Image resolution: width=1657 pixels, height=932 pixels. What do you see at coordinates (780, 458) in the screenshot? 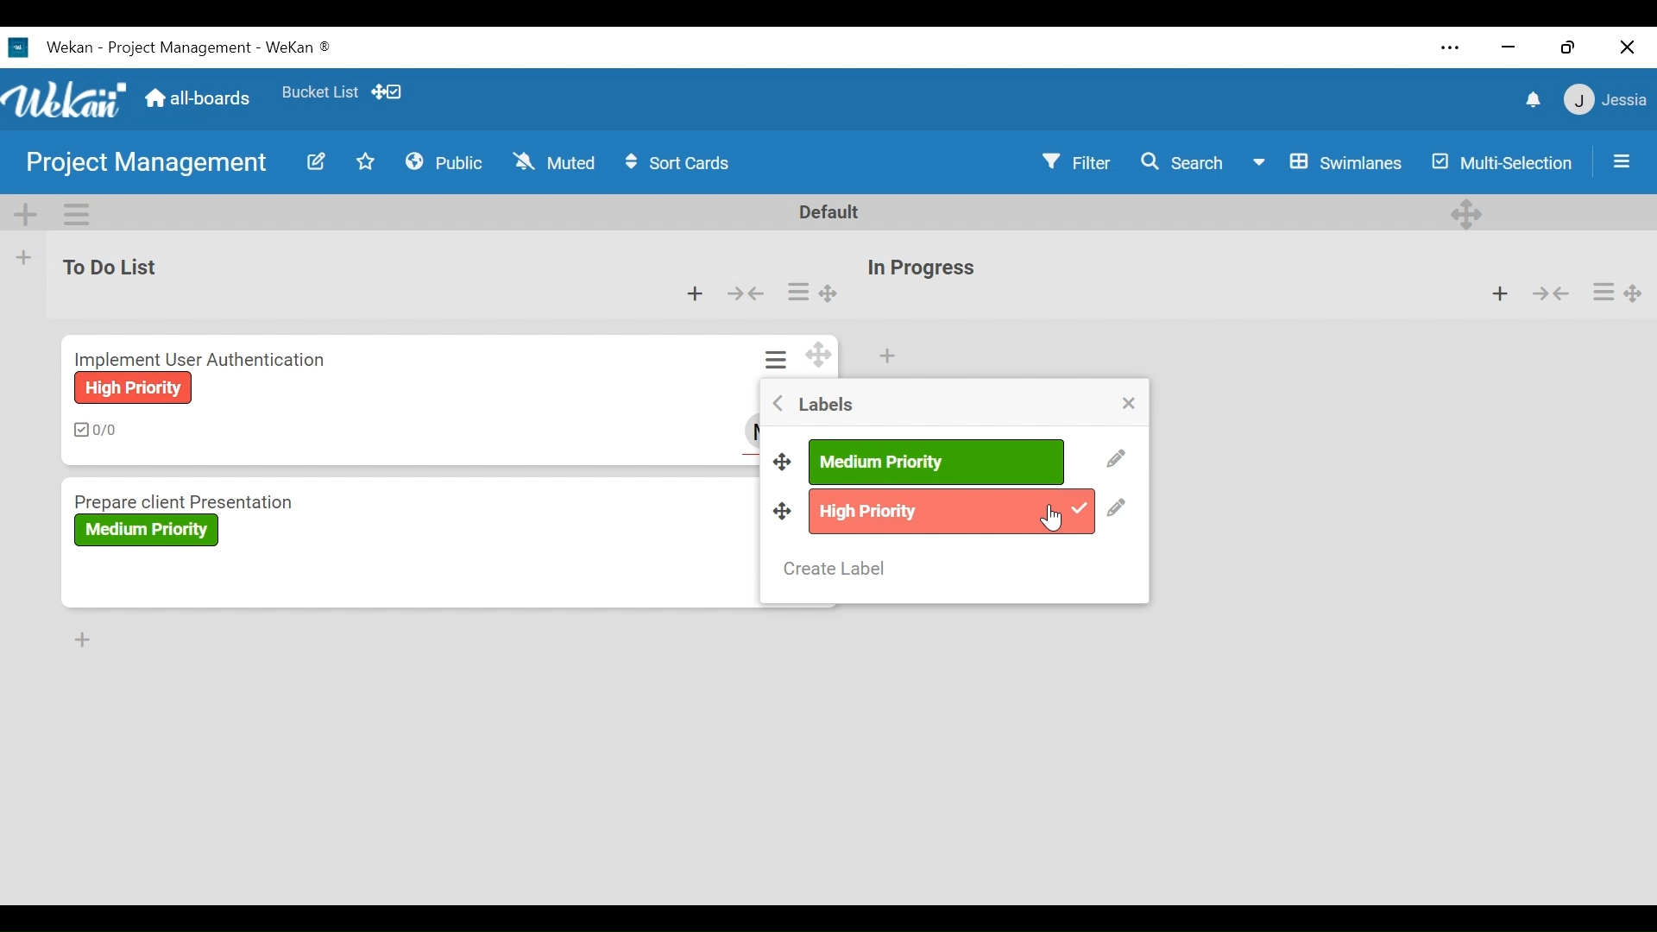
I see `Desktop drag handle` at bounding box center [780, 458].